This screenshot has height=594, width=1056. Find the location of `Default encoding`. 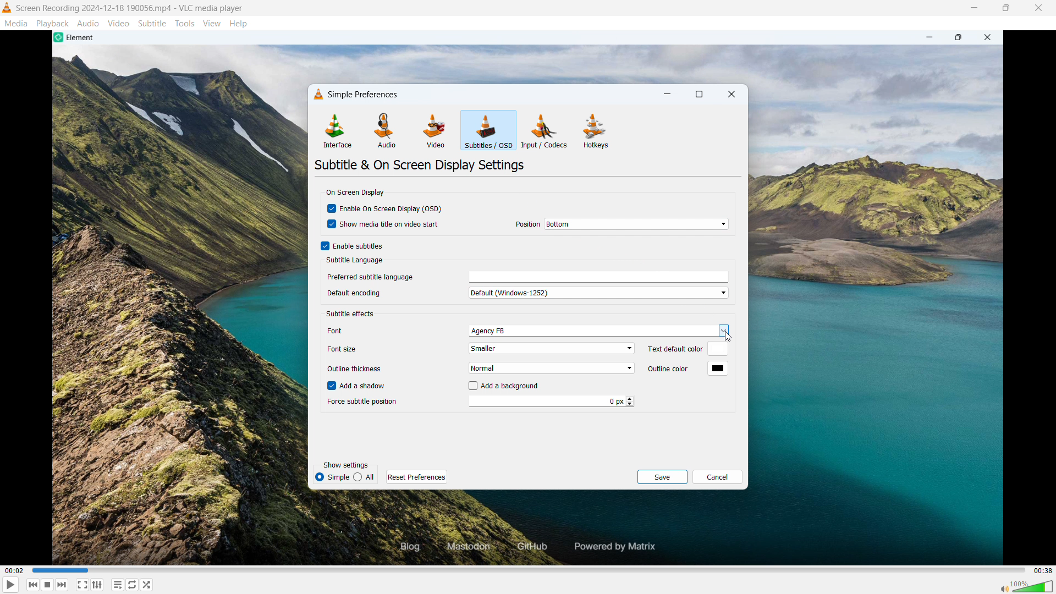

Default encoding is located at coordinates (364, 293).